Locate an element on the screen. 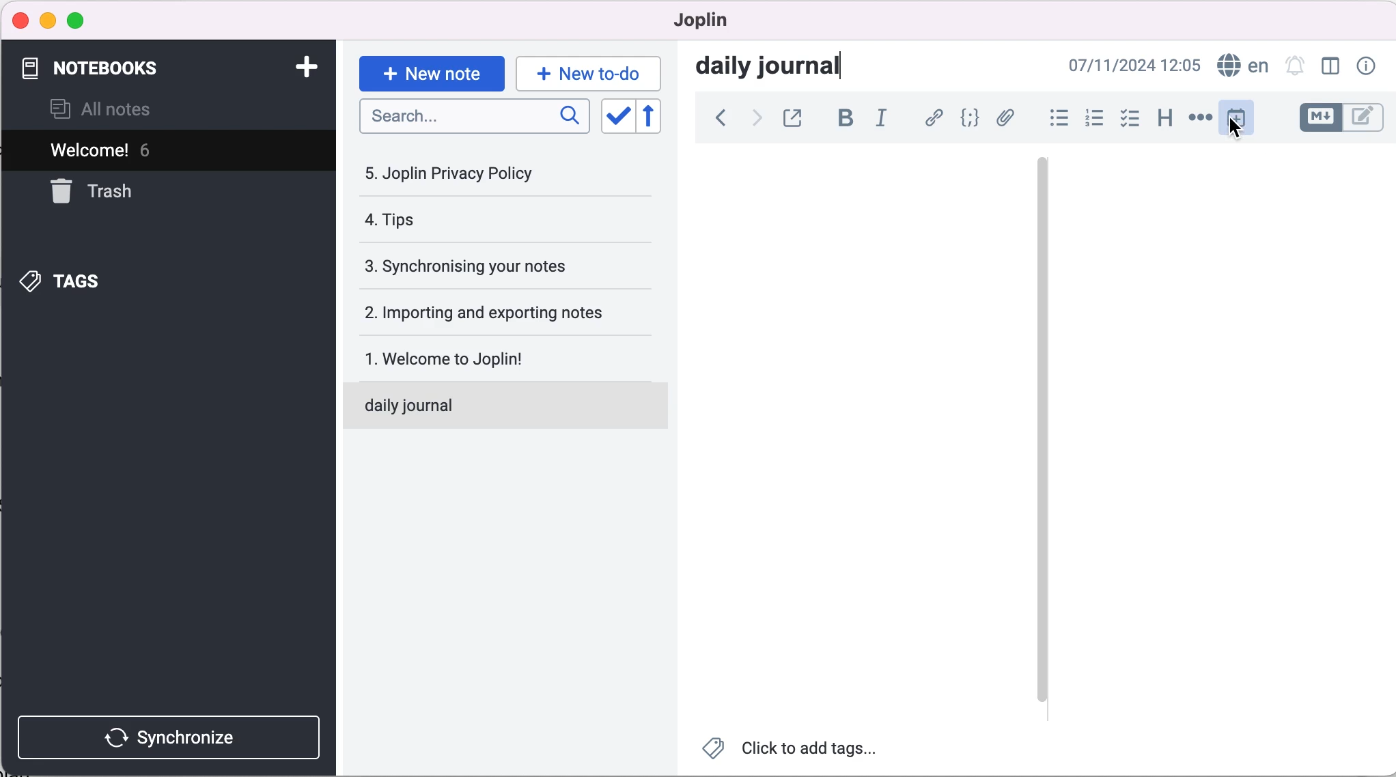  tags is located at coordinates (87, 277).